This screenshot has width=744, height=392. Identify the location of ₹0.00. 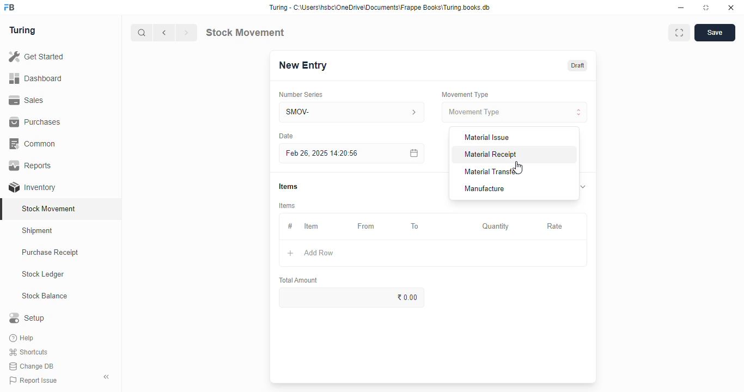
(352, 297).